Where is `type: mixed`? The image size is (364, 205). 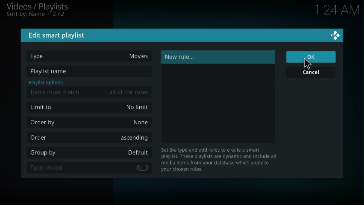 type: mixed is located at coordinates (47, 167).